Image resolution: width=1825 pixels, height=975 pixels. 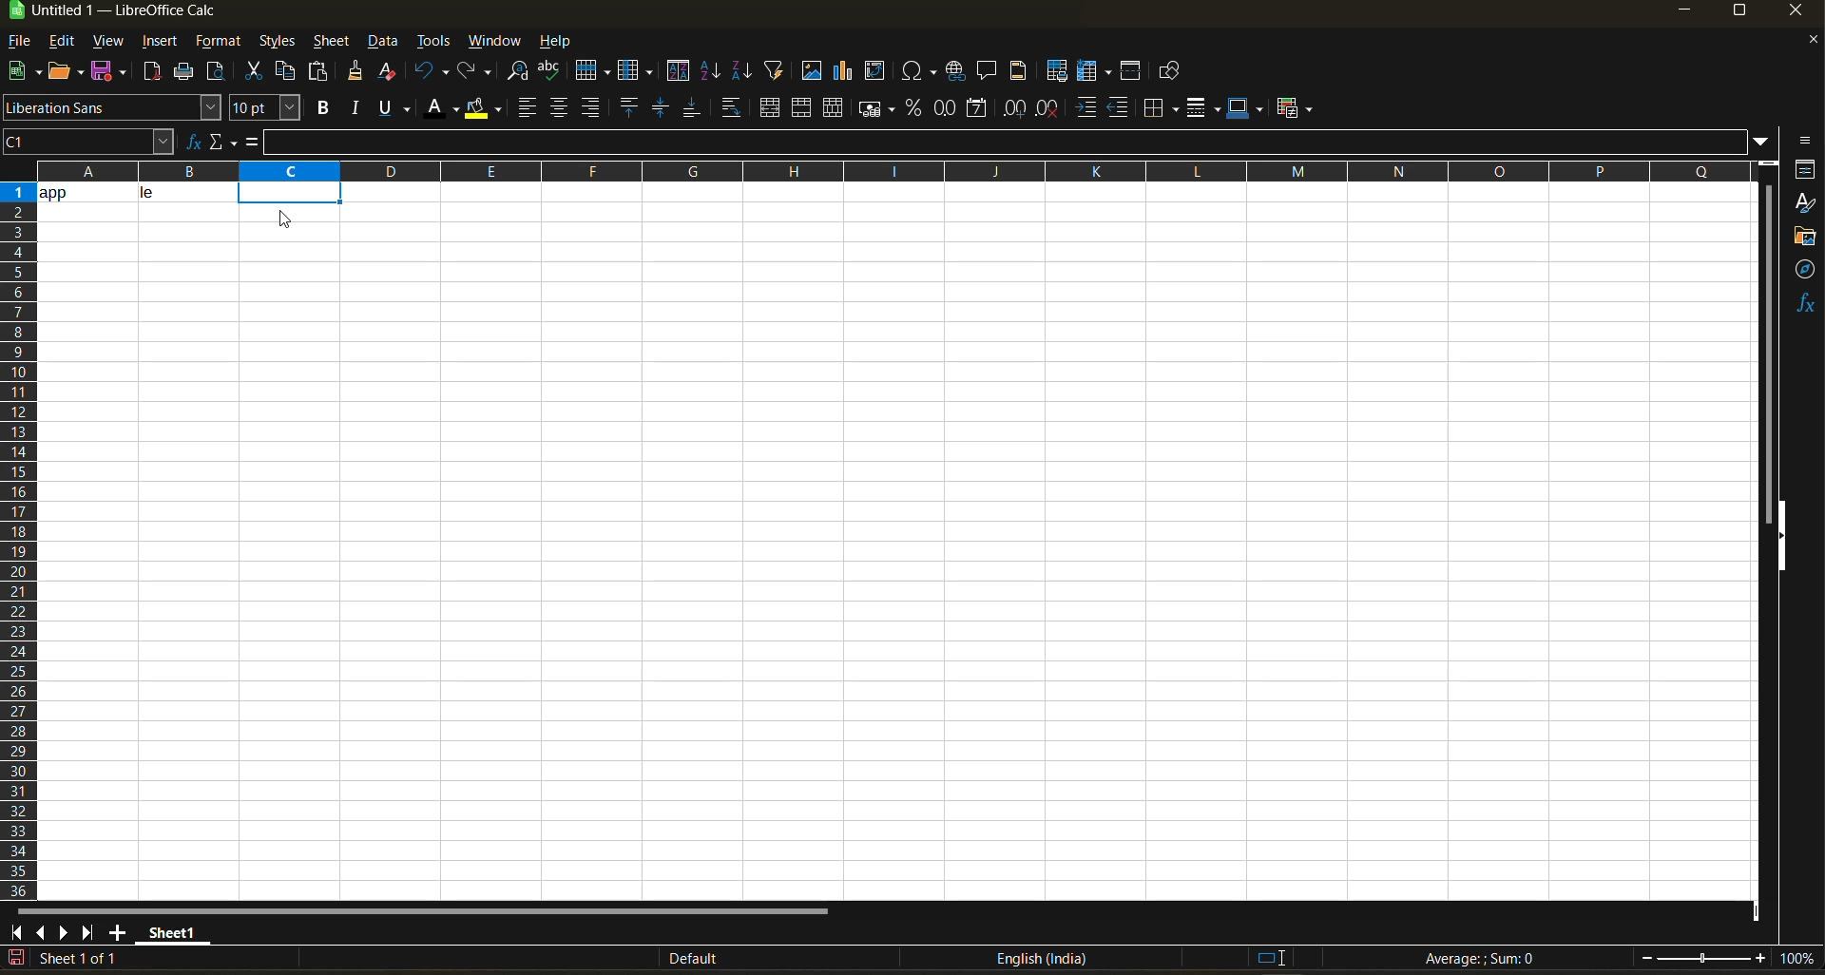 I want to click on copy, so click(x=288, y=71).